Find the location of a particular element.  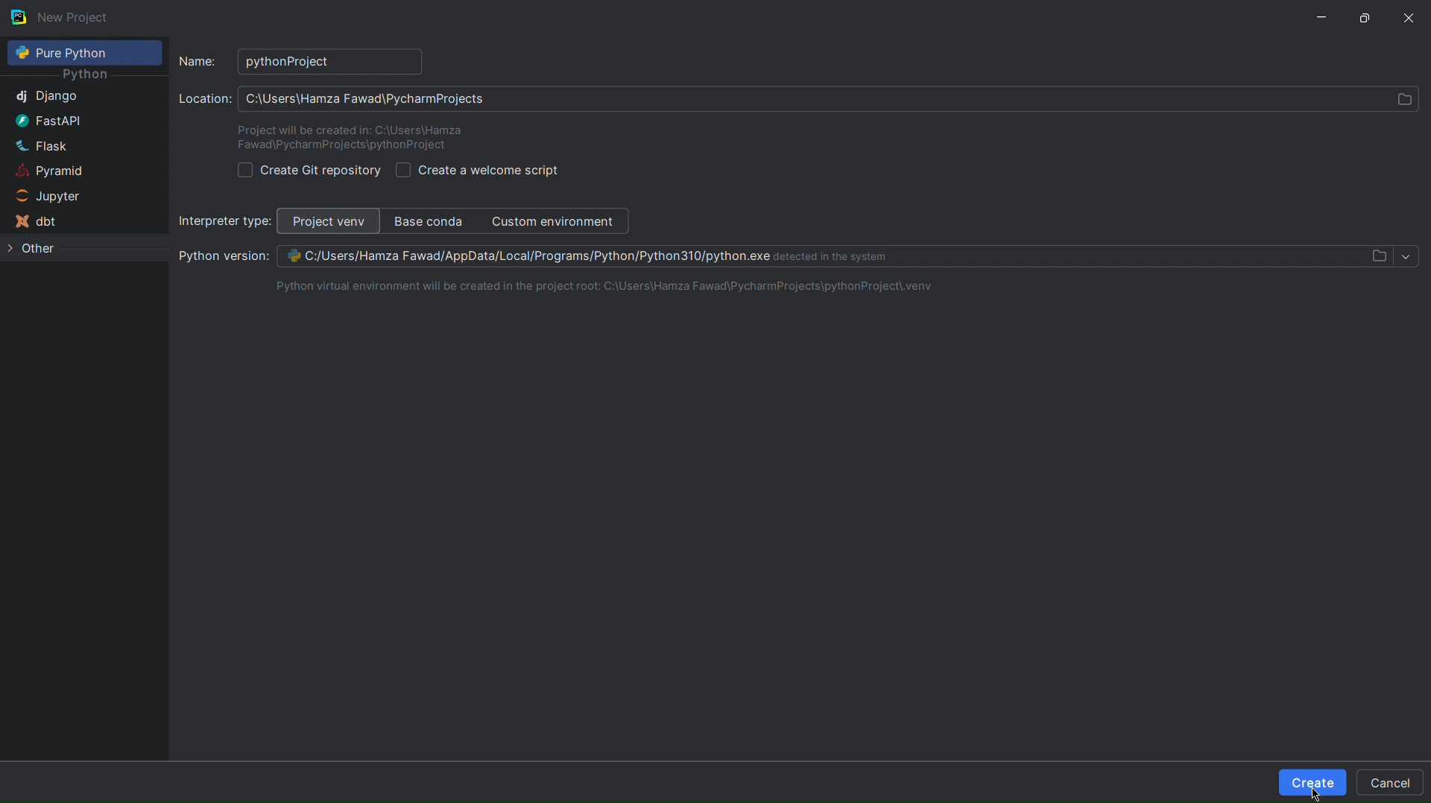

Maximize is located at coordinates (1370, 16).